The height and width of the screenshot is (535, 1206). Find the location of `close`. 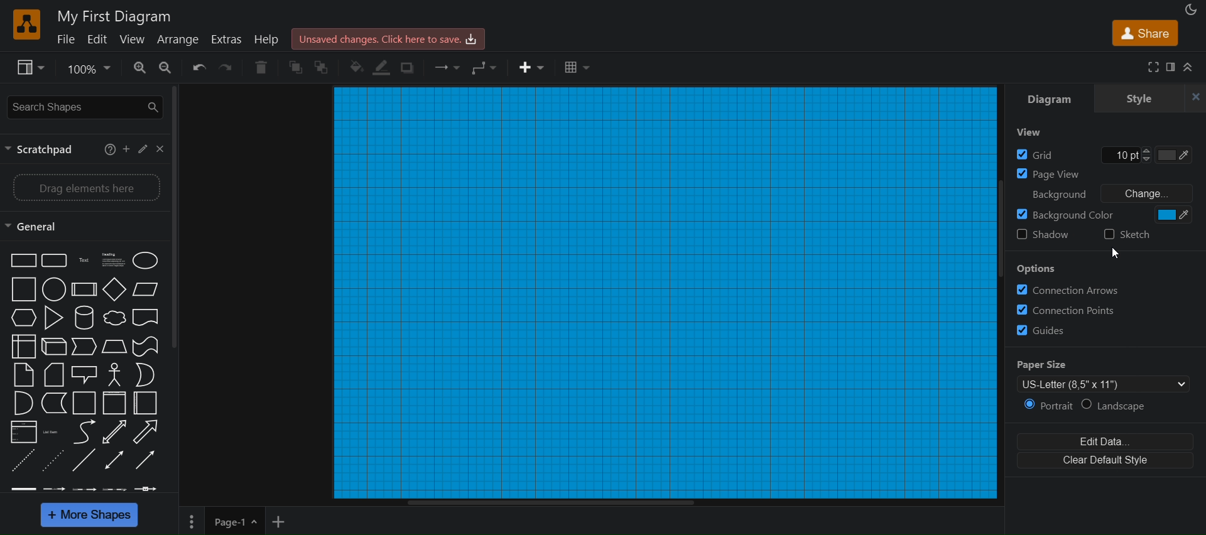

close is located at coordinates (1195, 97).